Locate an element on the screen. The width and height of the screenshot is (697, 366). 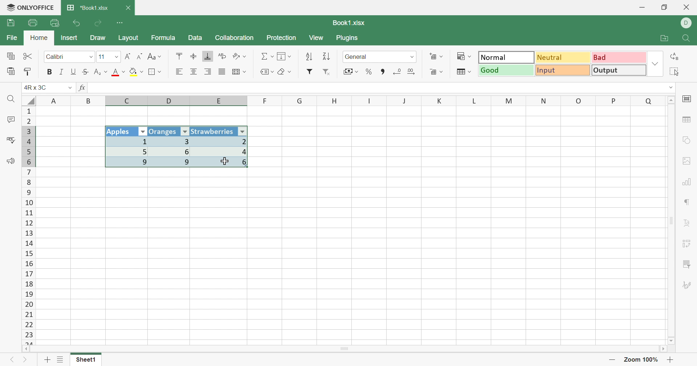
Normal is located at coordinates (506, 57).